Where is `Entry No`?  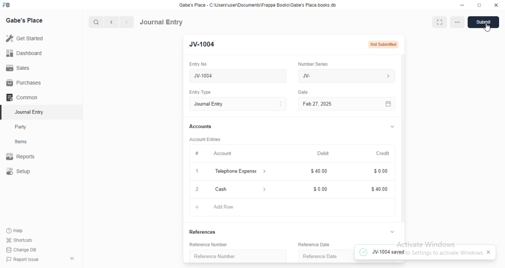
Entry No is located at coordinates (197, 63).